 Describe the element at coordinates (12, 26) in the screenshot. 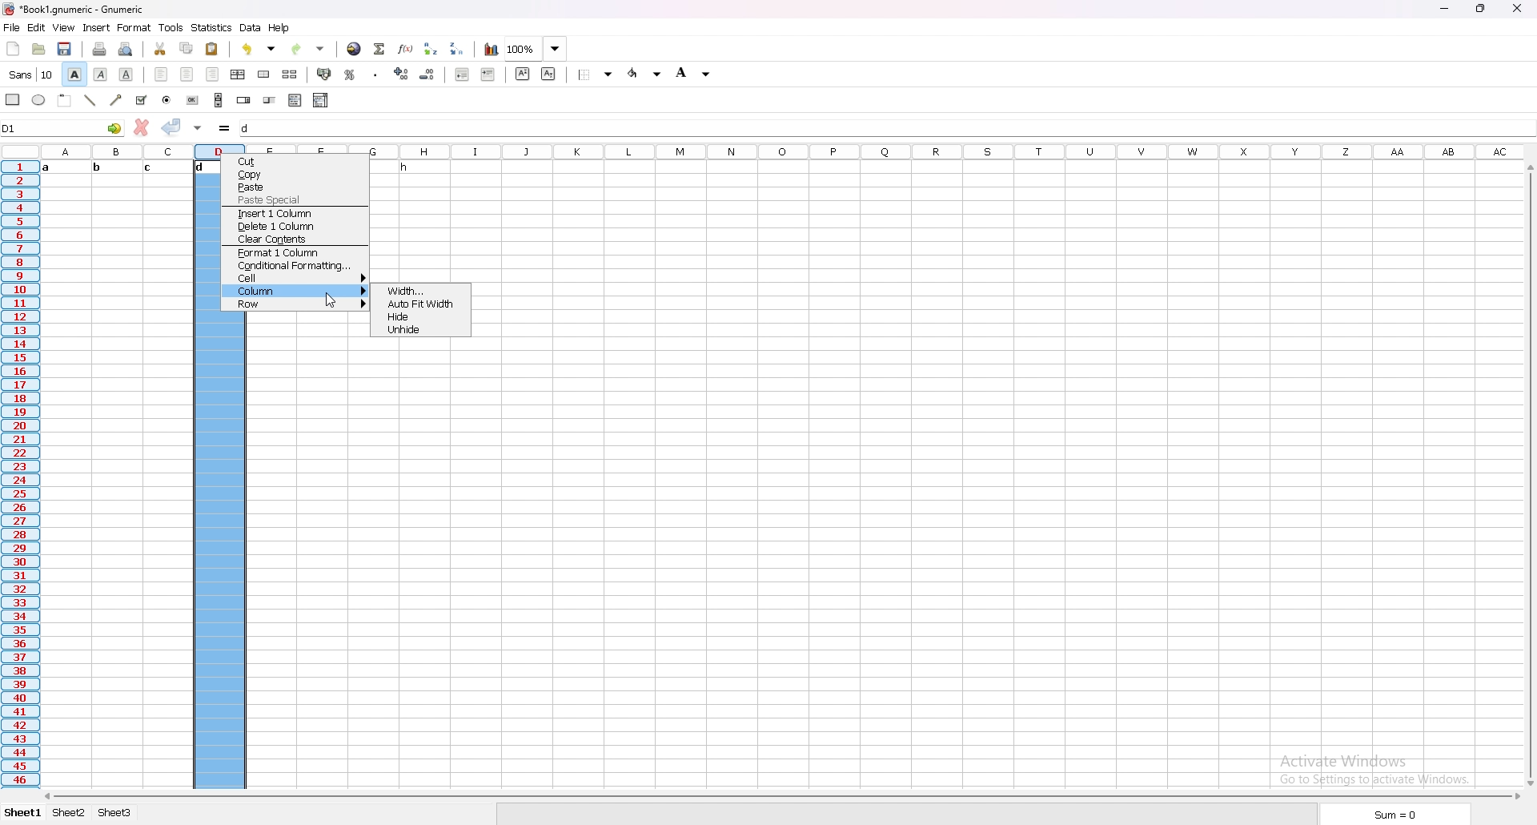

I see `file` at that location.